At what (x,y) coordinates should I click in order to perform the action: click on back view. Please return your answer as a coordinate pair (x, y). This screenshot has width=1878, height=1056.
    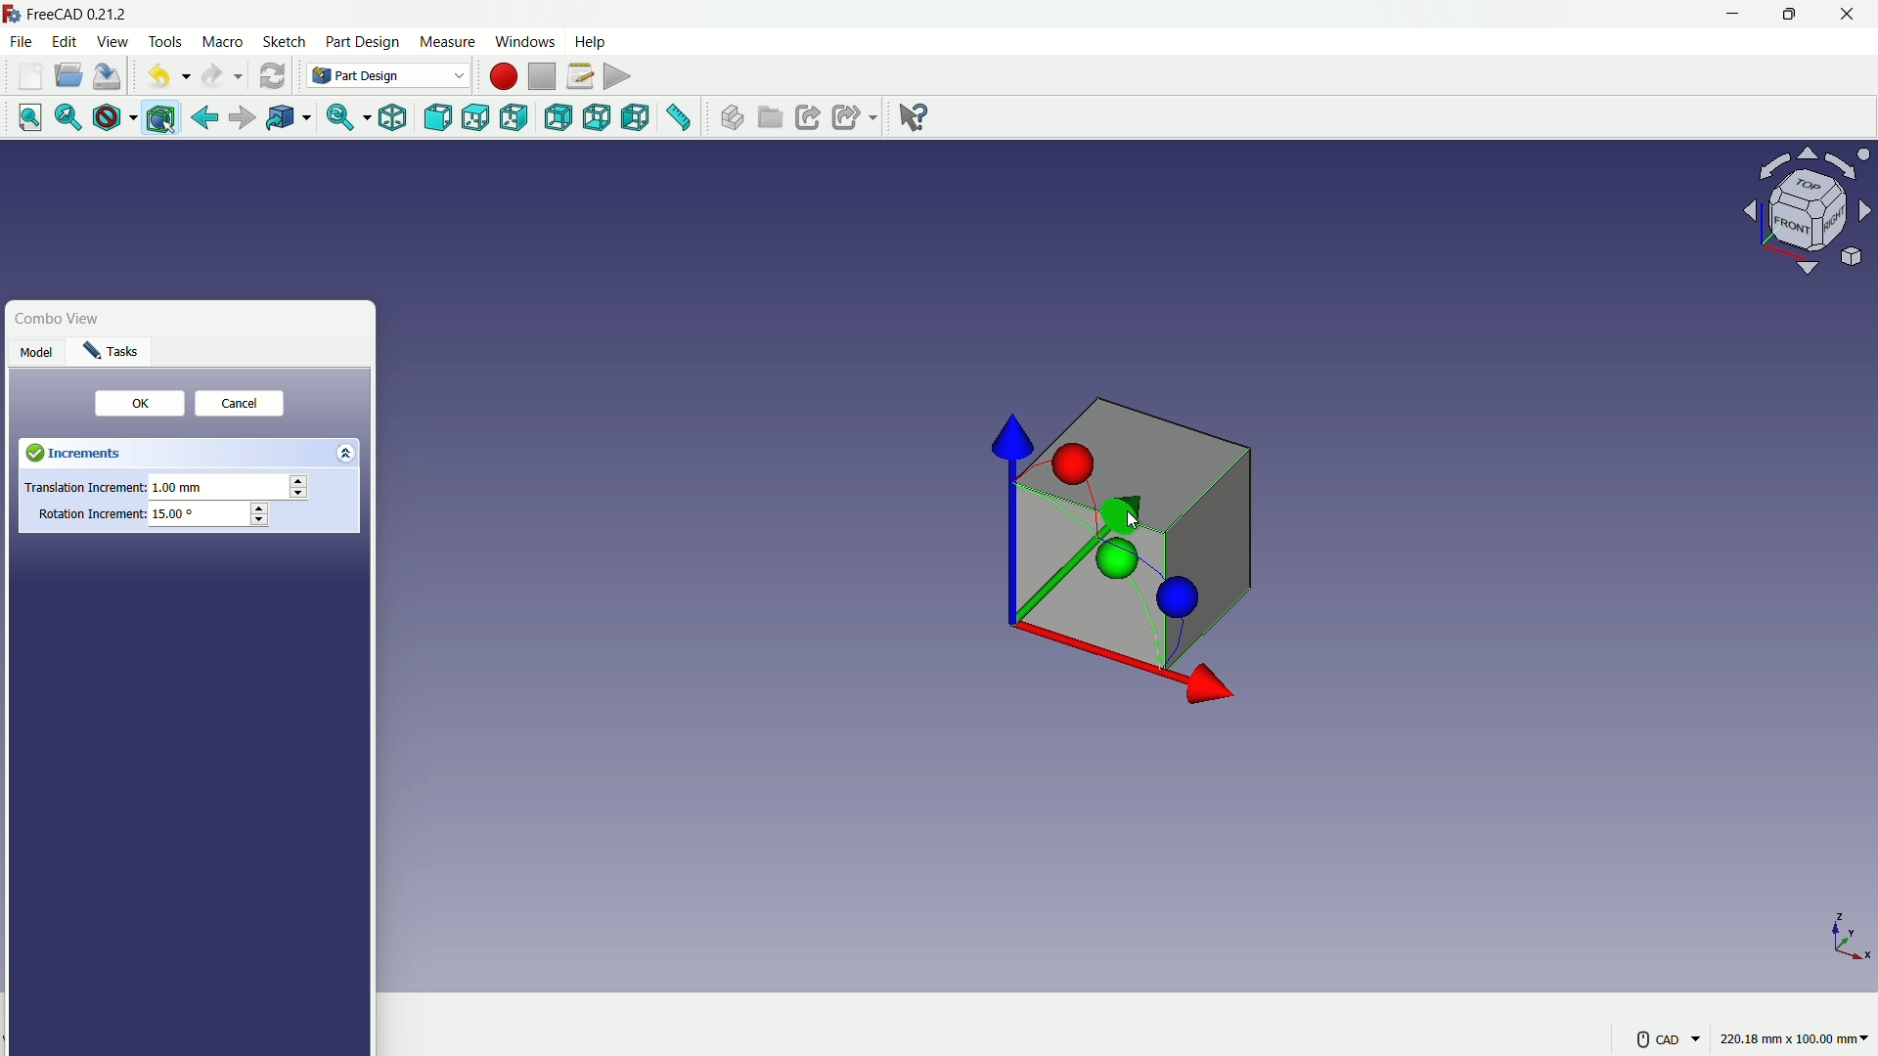
    Looking at the image, I should click on (560, 119).